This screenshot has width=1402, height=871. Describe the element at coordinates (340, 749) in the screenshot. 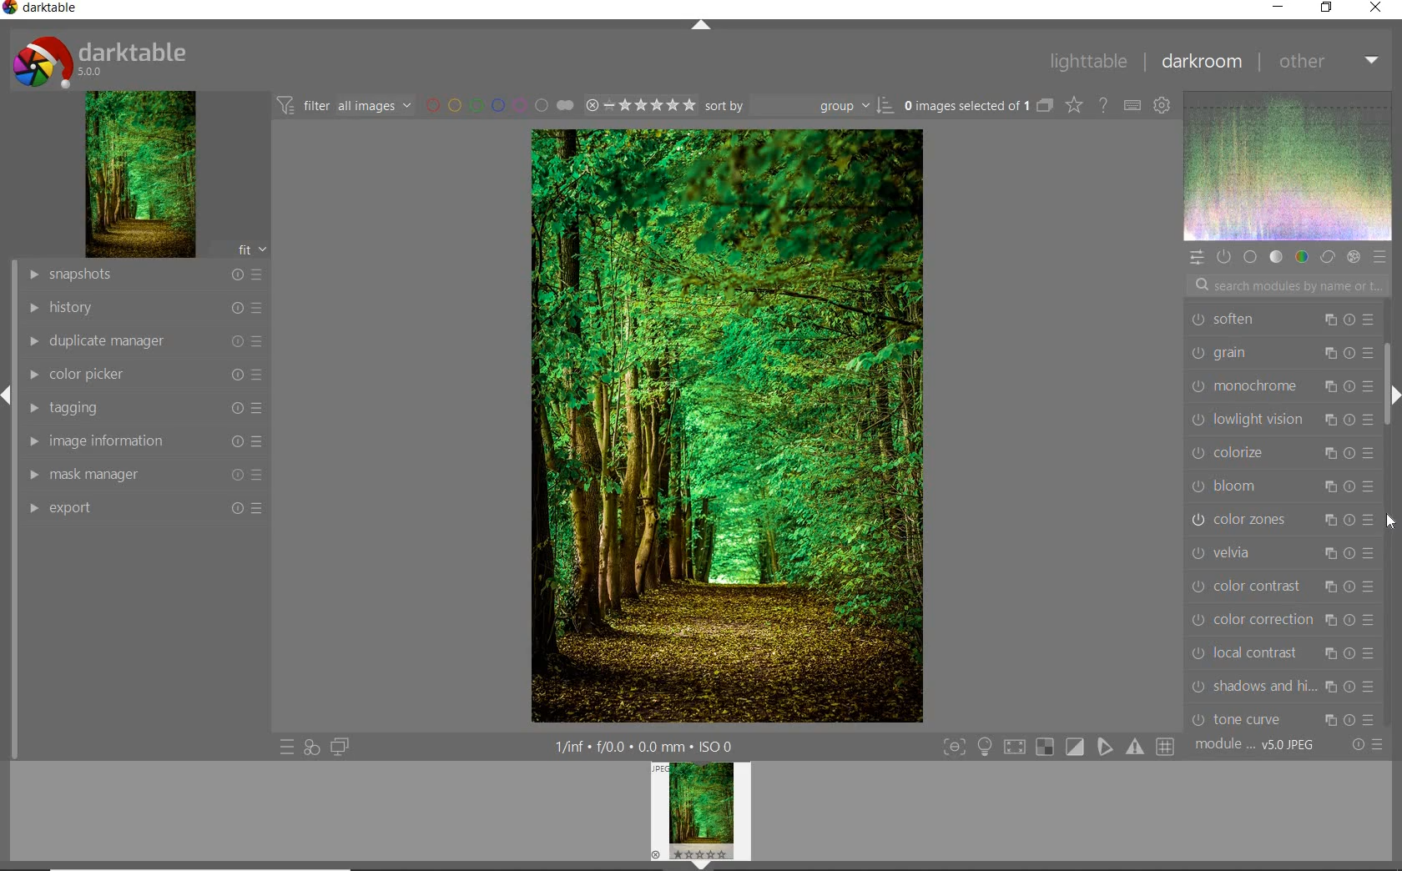

I see `DISPLAY A SECOND DARKROOM IMAGE WINDOW` at that location.